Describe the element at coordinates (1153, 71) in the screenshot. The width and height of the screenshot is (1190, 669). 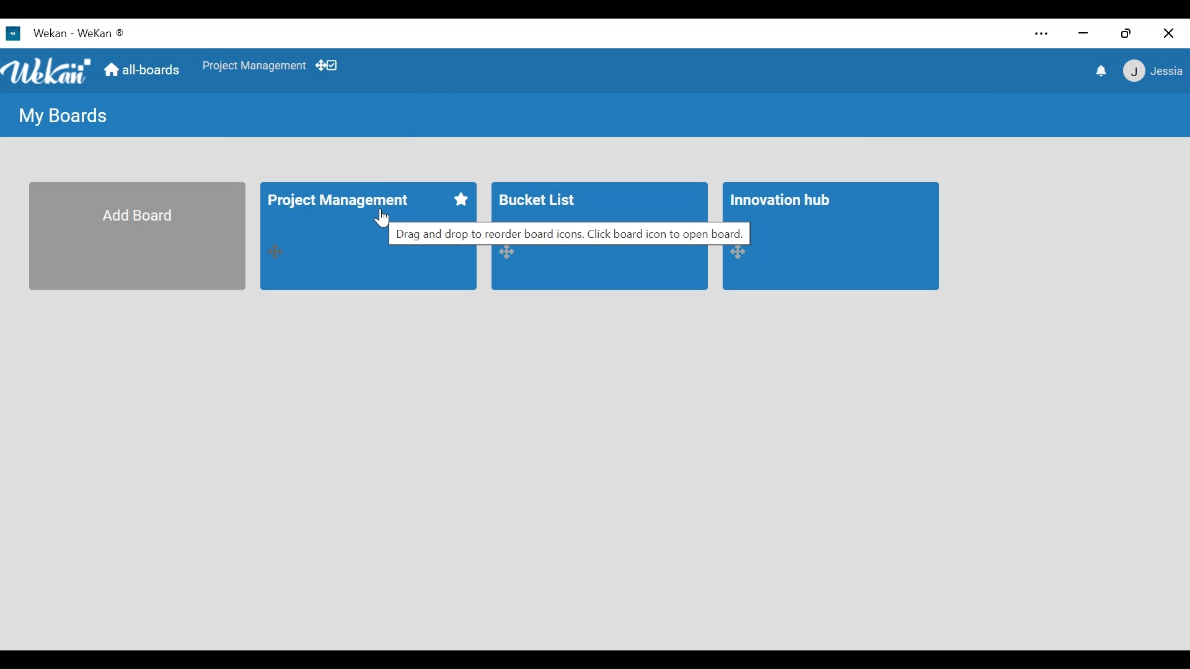
I see `Member` at that location.